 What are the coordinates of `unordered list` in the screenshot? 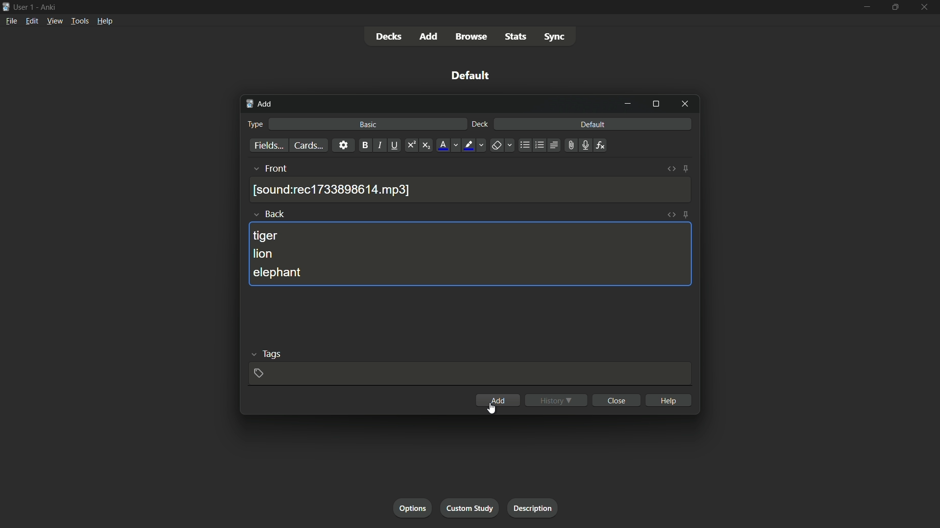 It's located at (524, 145).